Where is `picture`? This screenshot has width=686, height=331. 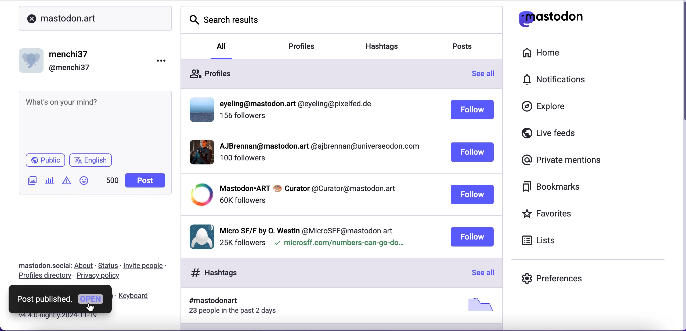
picture is located at coordinates (478, 304).